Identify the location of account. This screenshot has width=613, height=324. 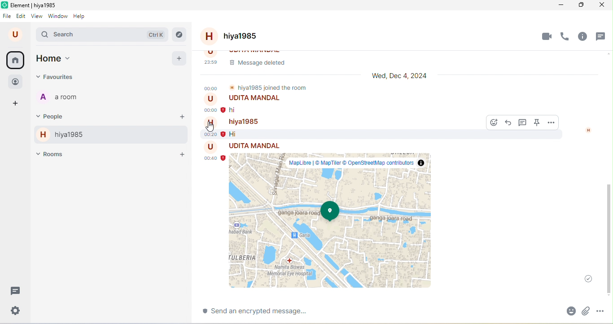
(15, 35).